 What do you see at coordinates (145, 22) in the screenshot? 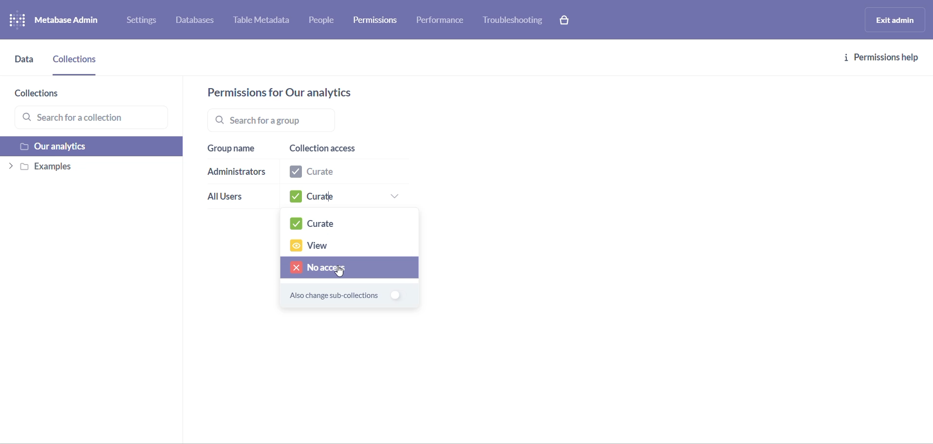
I see `settings` at bounding box center [145, 22].